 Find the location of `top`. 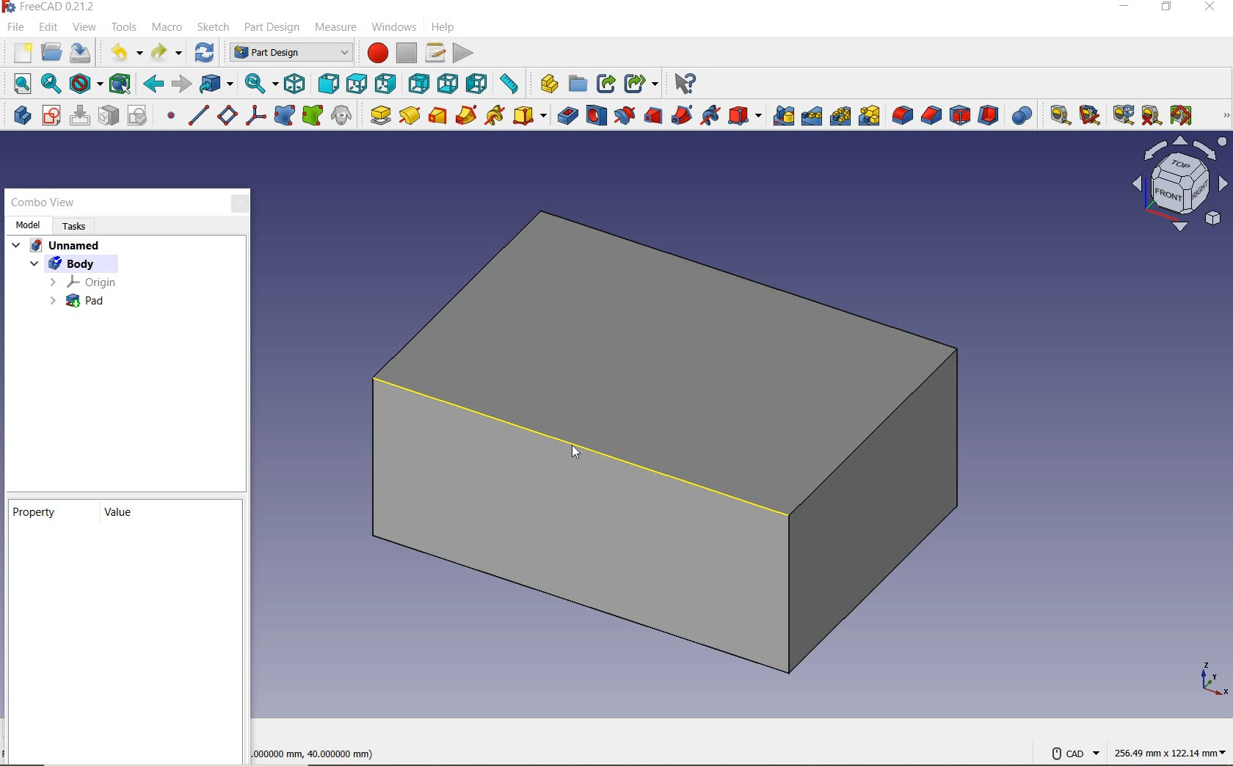

top is located at coordinates (357, 82).